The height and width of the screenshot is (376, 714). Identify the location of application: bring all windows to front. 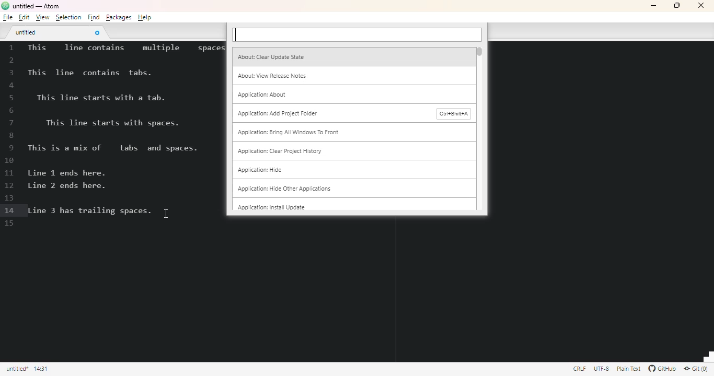
(289, 132).